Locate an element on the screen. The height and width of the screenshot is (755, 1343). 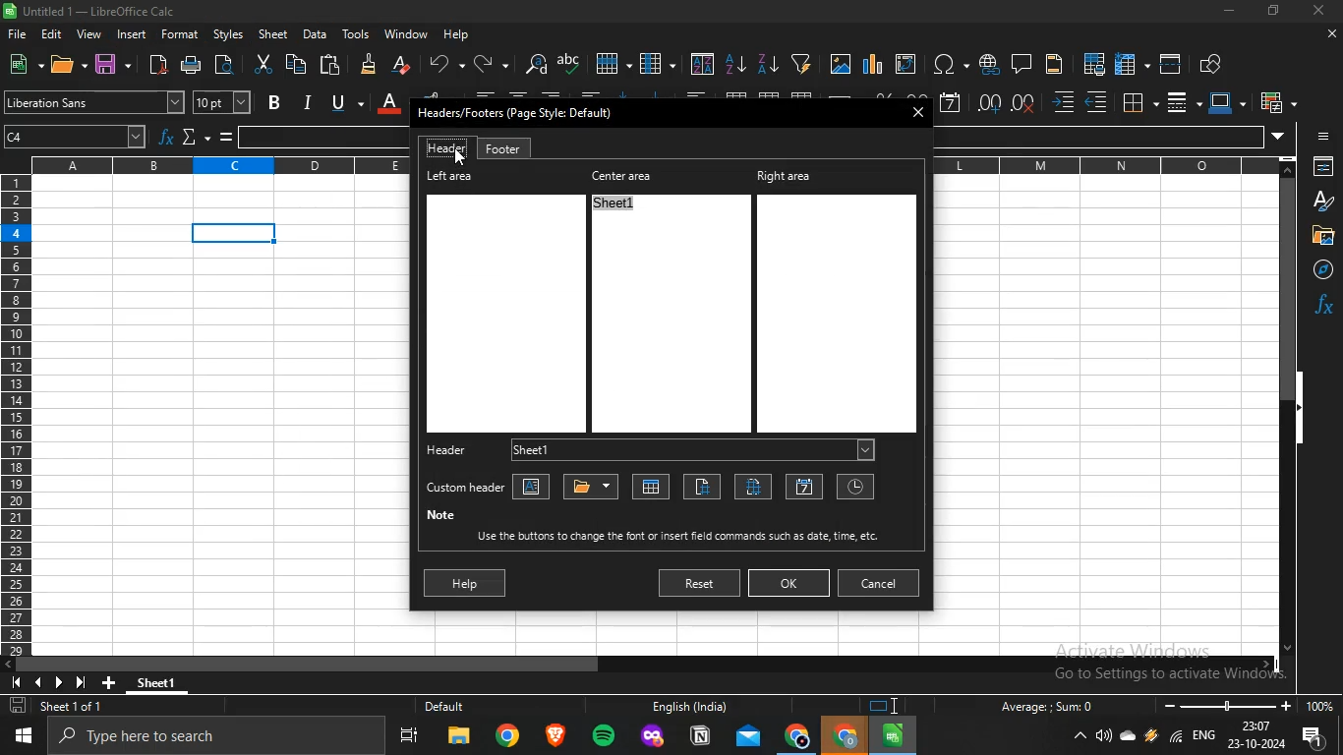
icon is located at coordinates (54, 681).